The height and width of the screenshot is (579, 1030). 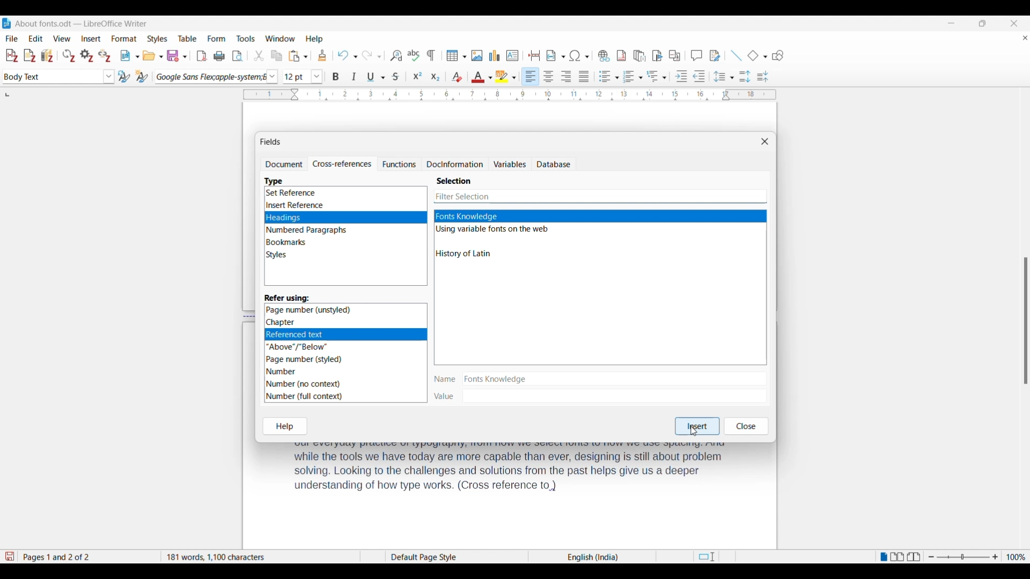 What do you see at coordinates (124, 39) in the screenshot?
I see `Format menu` at bounding box center [124, 39].